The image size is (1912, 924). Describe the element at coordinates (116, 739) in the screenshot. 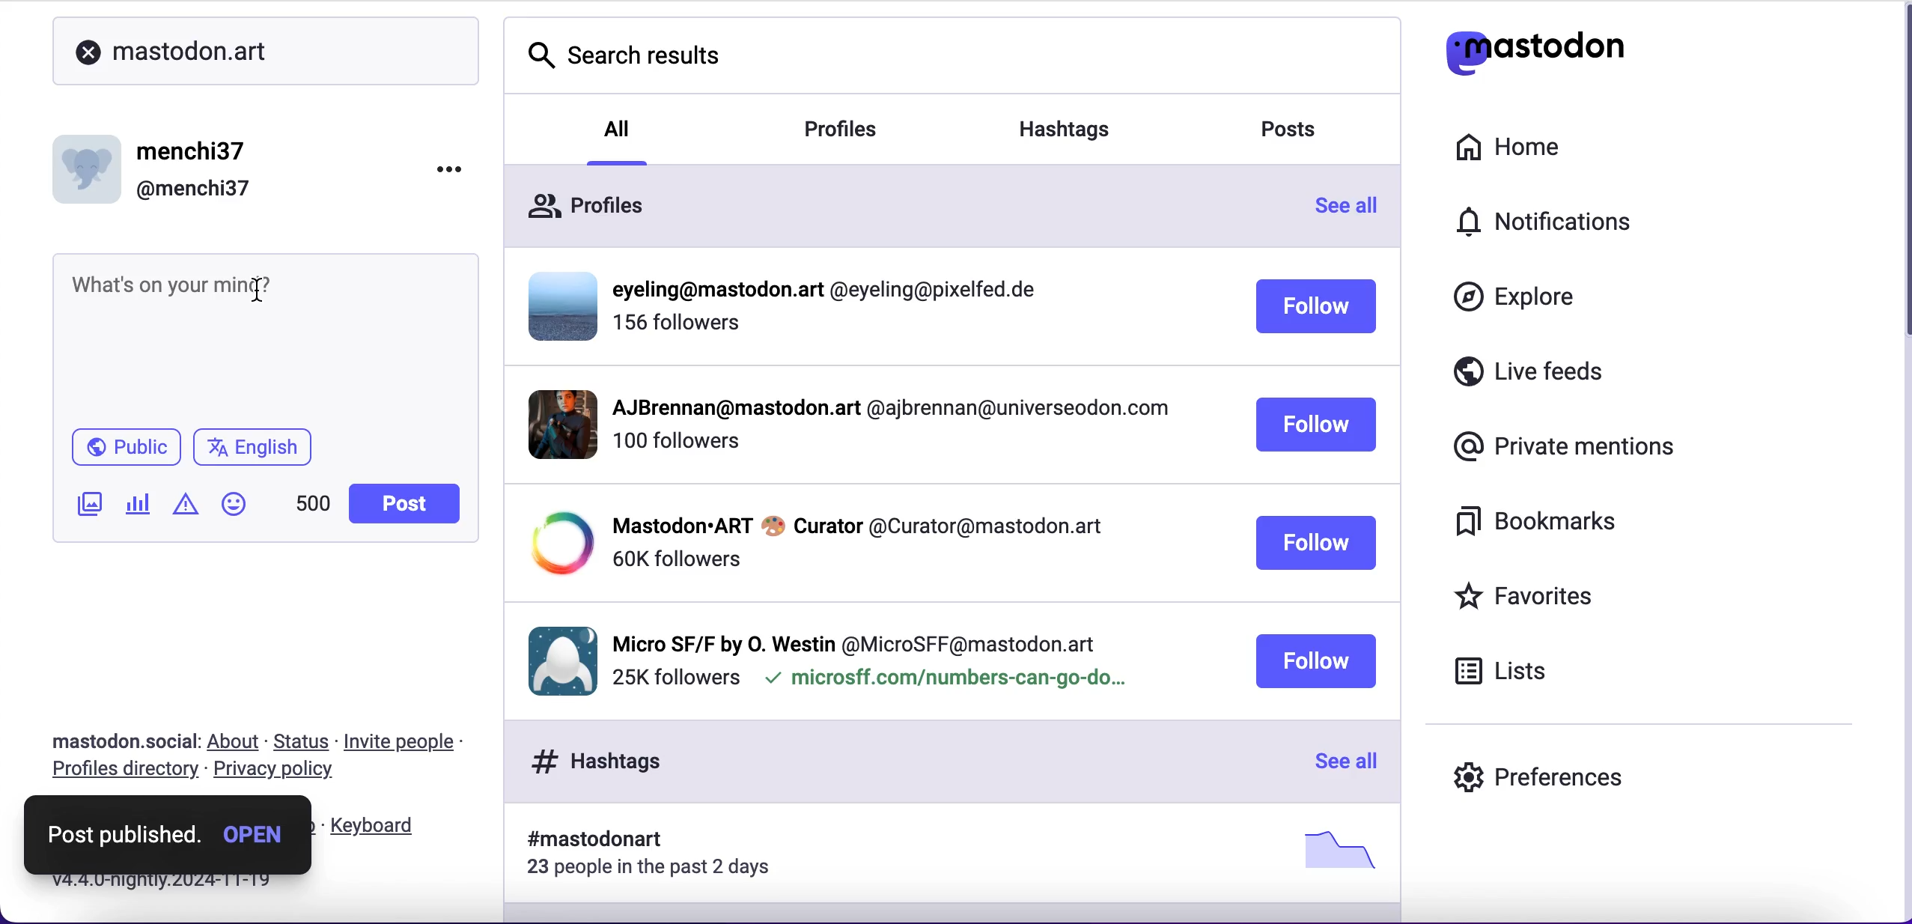

I see `mastodon.social` at that location.